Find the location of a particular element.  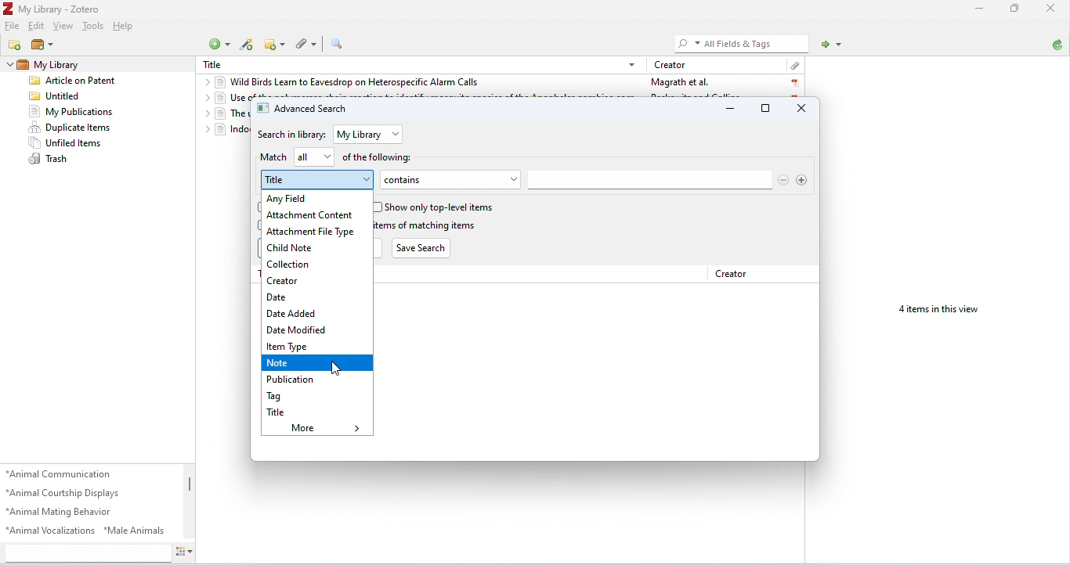

my publications is located at coordinates (70, 112).